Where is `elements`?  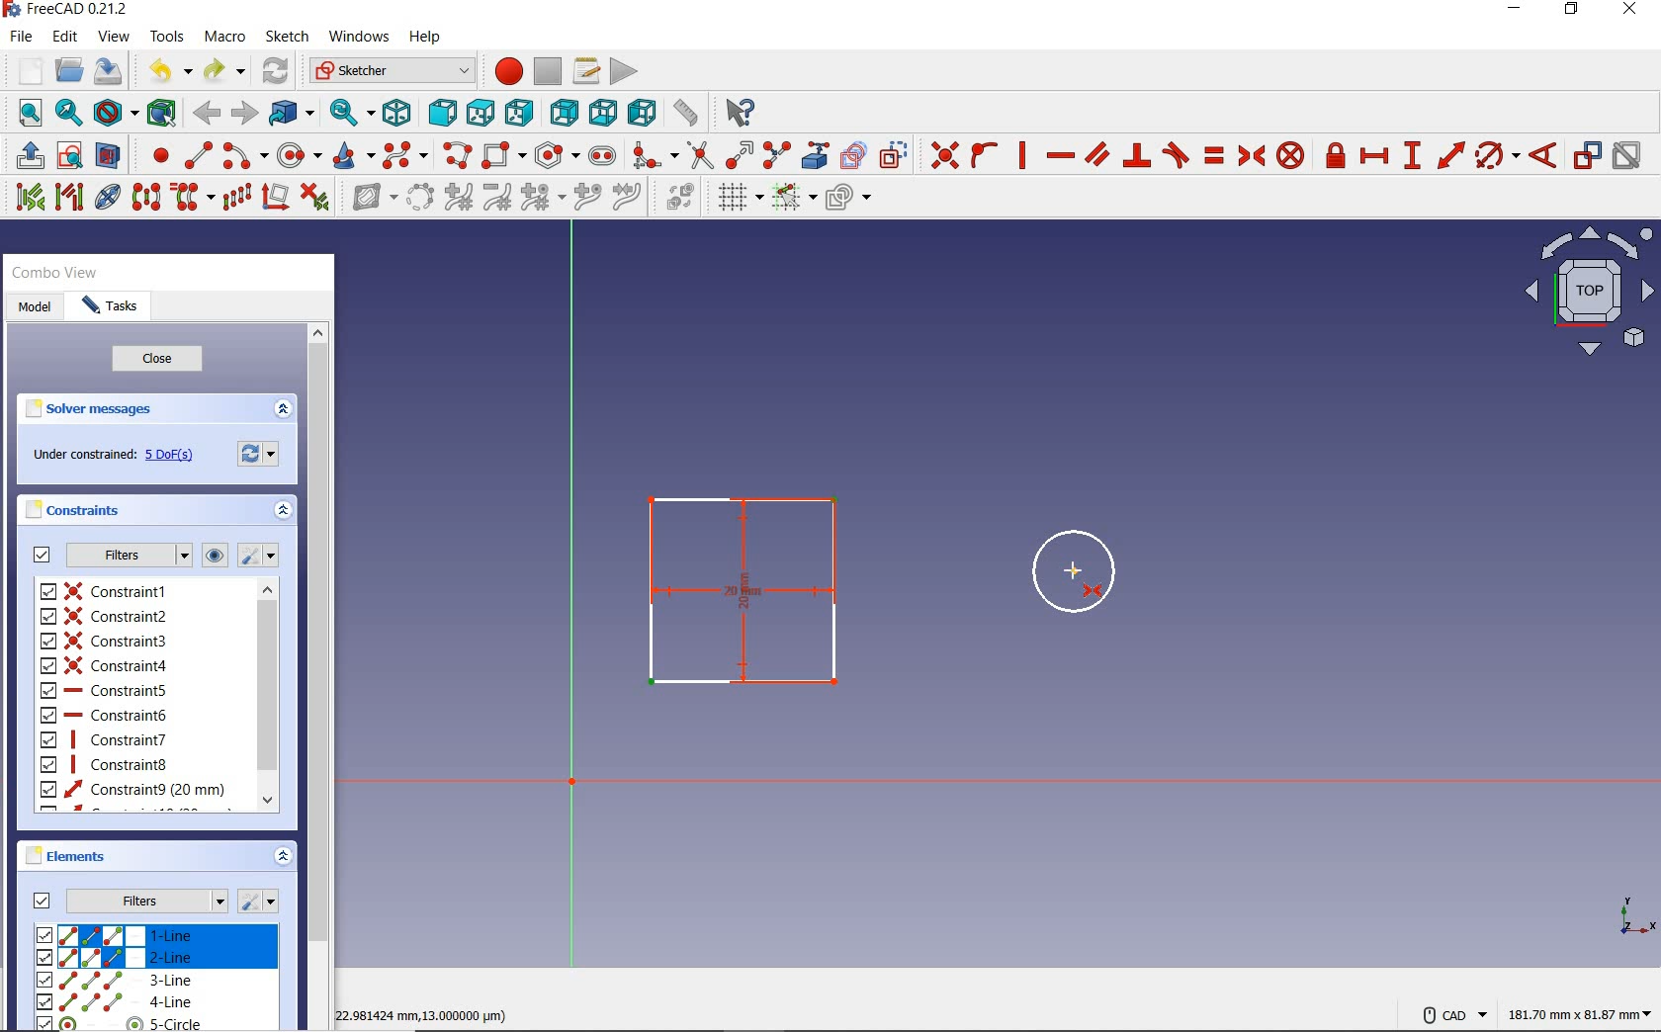 elements is located at coordinates (84, 857).